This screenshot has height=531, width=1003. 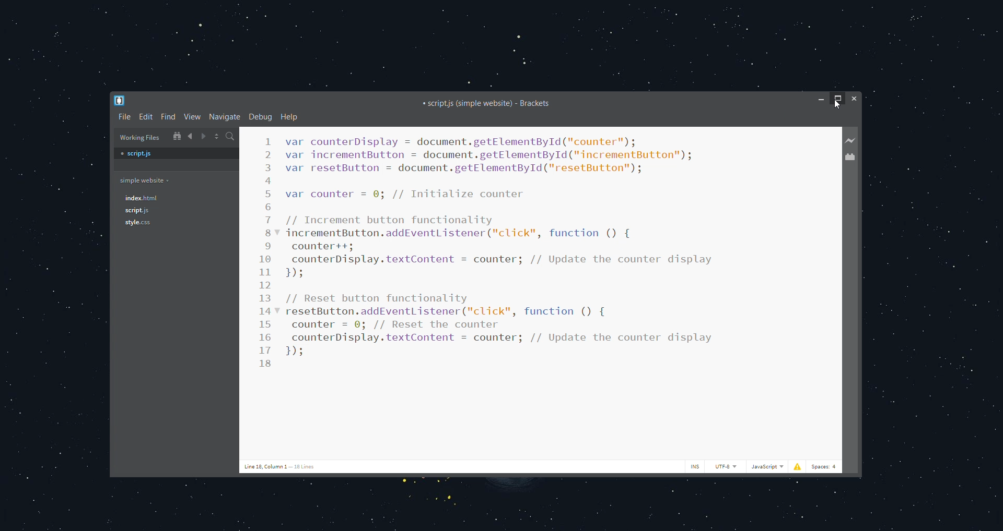 I want to click on edit, so click(x=146, y=116).